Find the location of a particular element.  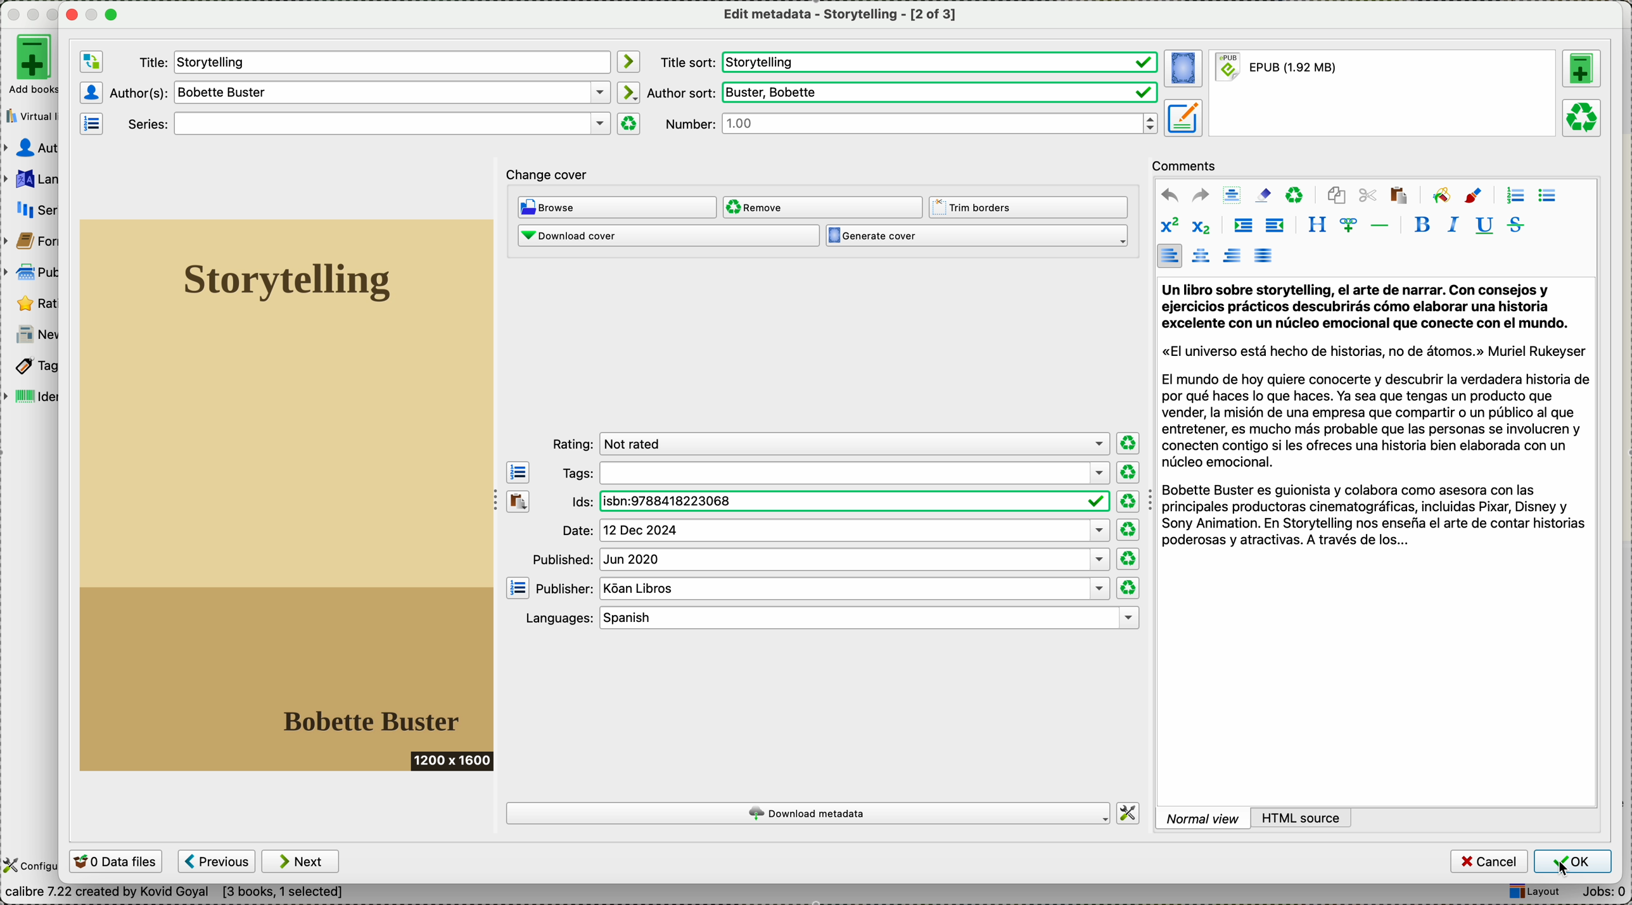

bold is located at coordinates (1423, 225).